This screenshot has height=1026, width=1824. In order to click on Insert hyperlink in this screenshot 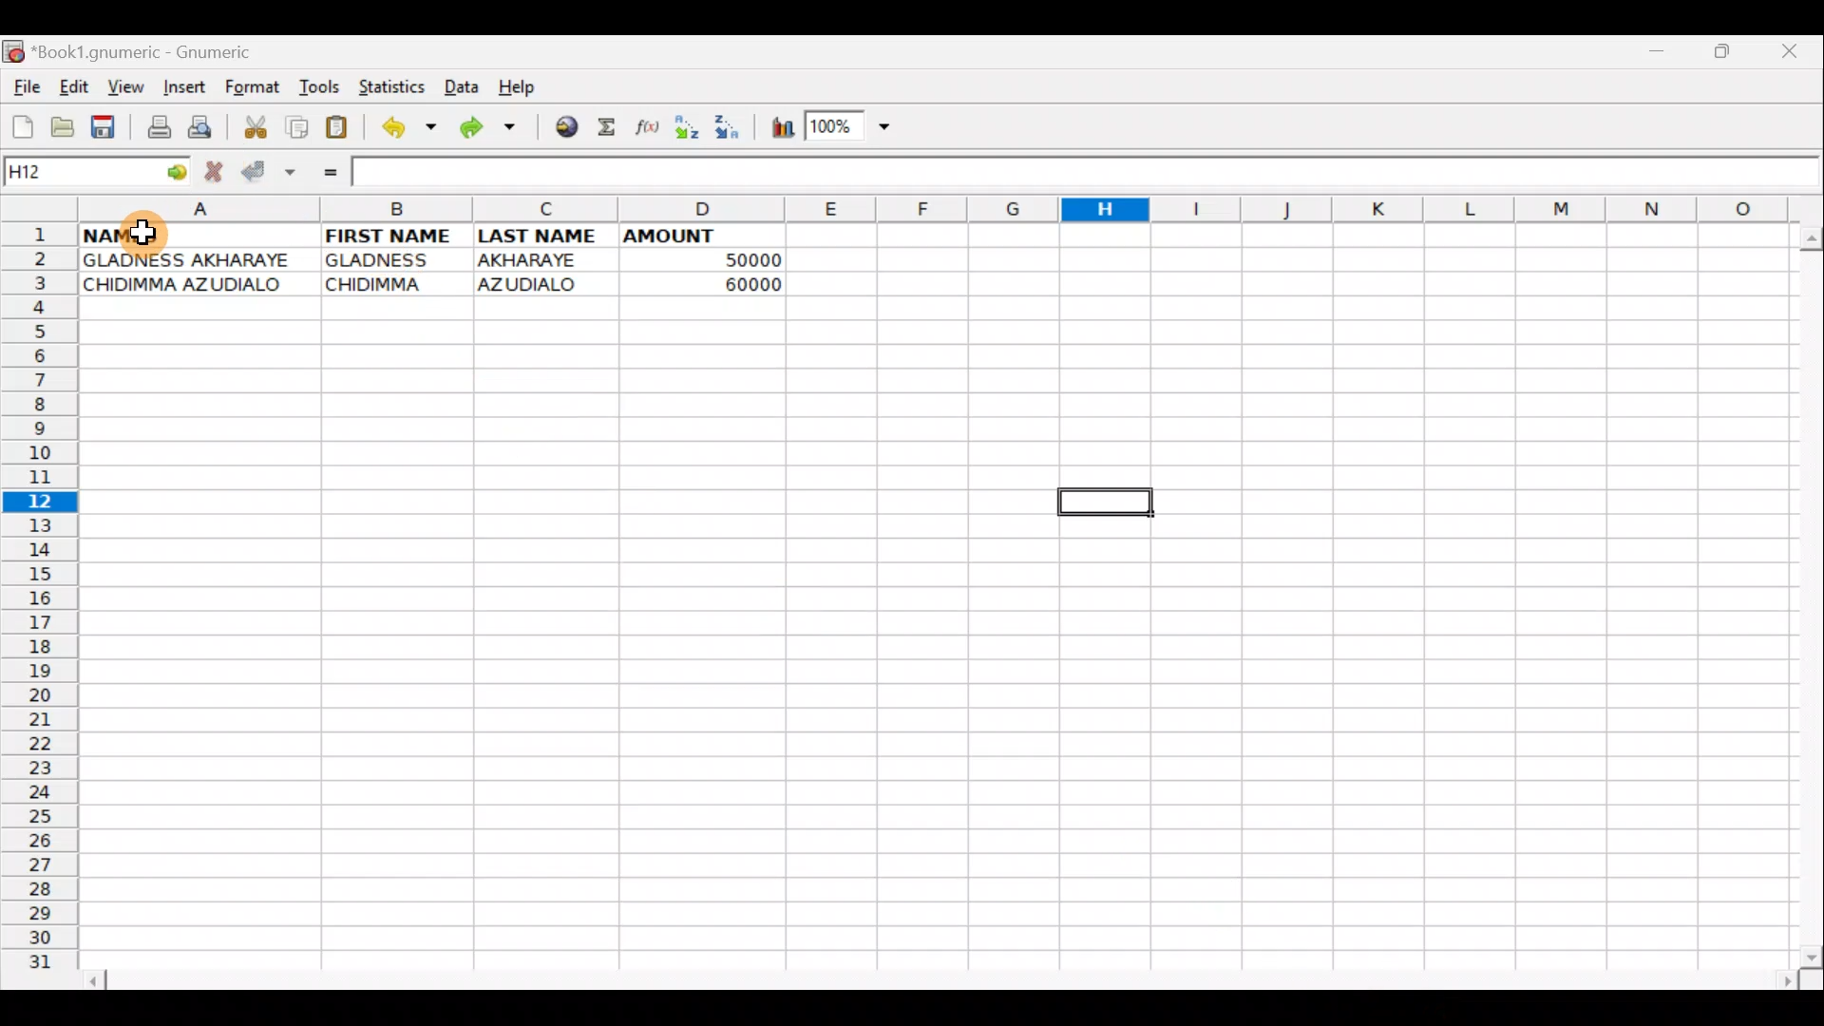, I will do `click(568, 125)`.